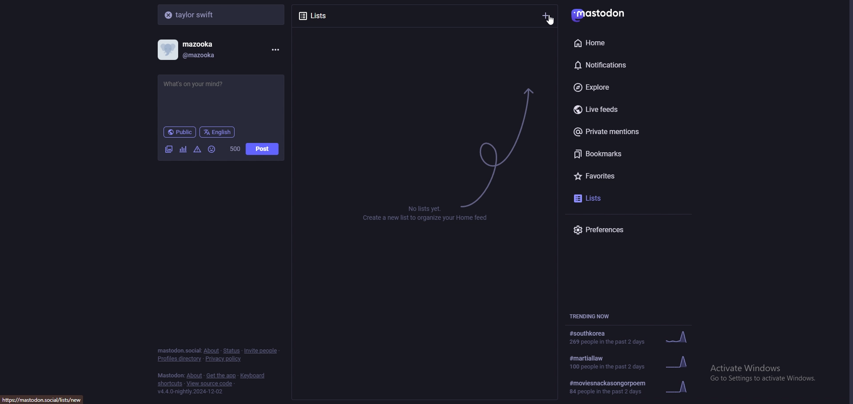 This screenshot has width=853, height=404. Describe the element at coordinates (195, 376) in the screenshot. I see `about` at that location.